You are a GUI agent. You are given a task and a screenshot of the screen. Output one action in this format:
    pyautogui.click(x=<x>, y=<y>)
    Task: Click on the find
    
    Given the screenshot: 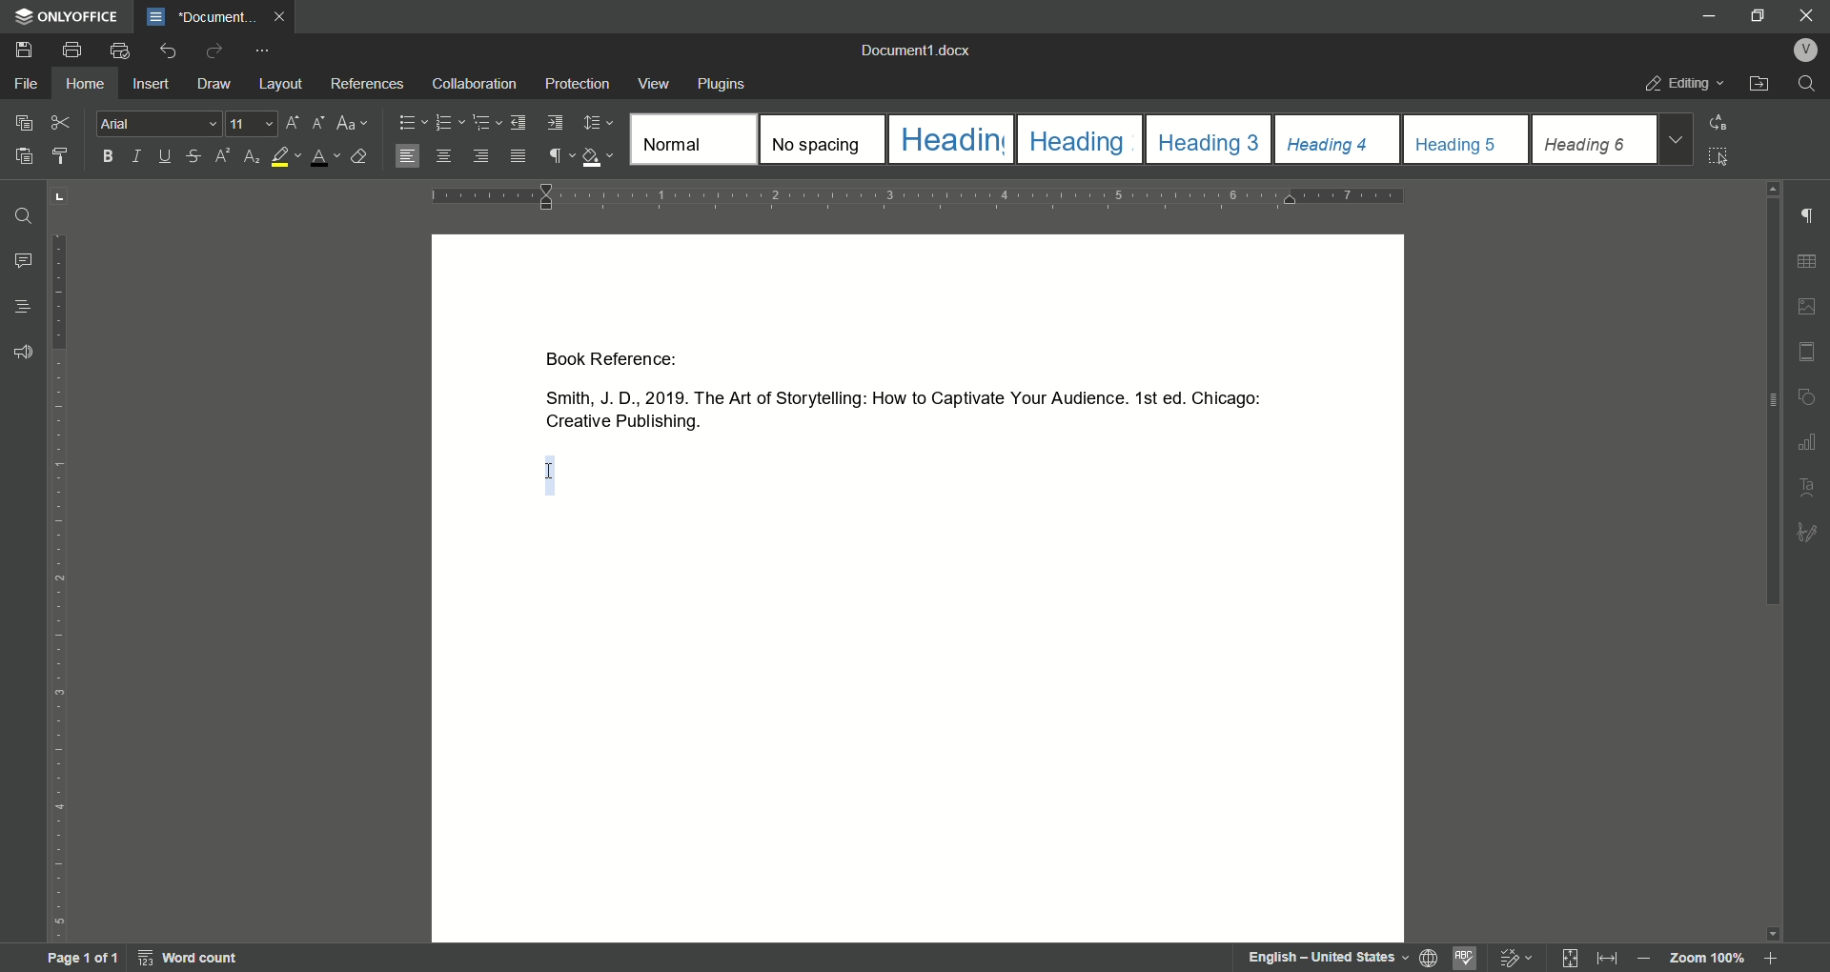 What is the action you would take?
    pyautogui.click(x=1811, y=84)
    